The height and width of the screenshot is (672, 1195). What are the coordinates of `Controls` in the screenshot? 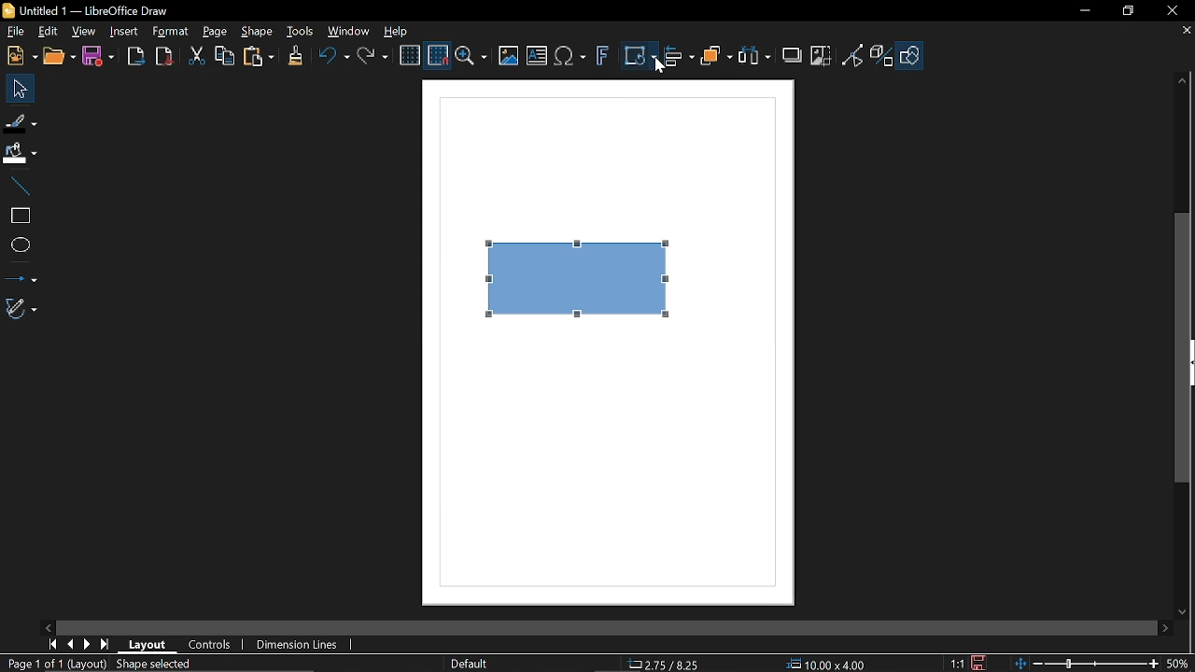 It's located at (211, 644).